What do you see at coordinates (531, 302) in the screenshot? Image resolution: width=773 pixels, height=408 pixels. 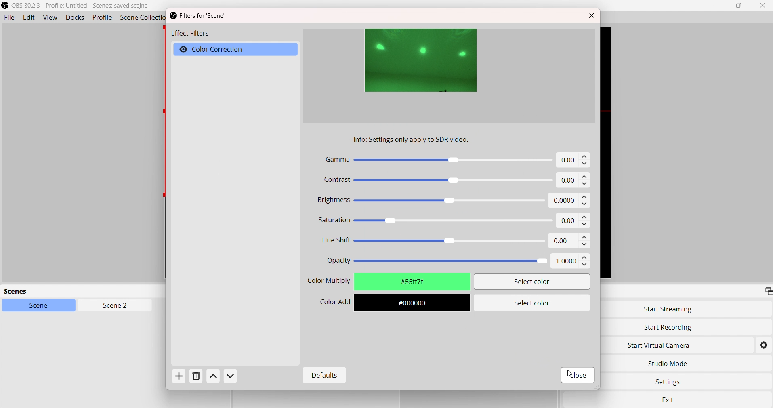 I see ` Select color` at bounding box center [531, 302].